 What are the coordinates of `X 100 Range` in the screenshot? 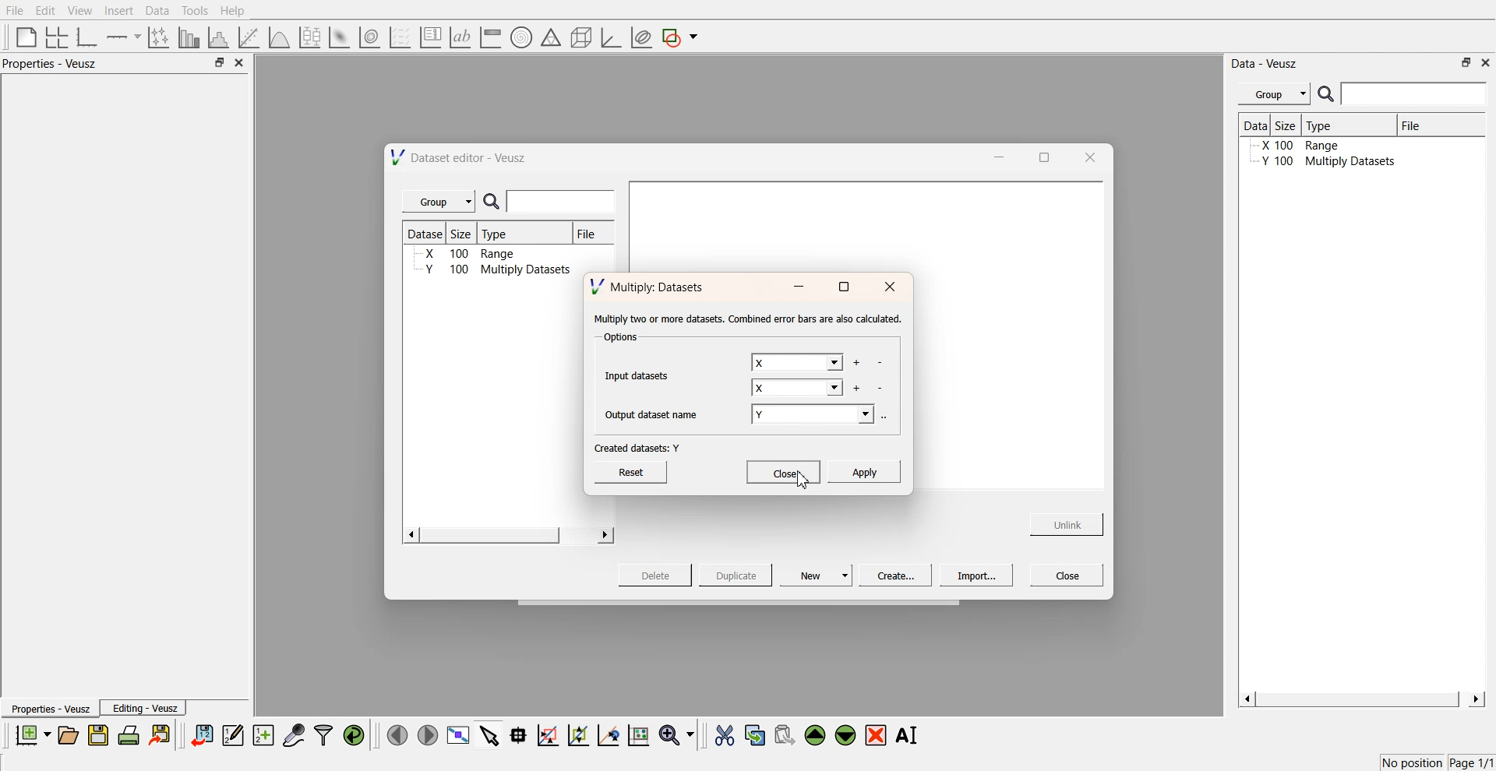 It's located at (470, 253).